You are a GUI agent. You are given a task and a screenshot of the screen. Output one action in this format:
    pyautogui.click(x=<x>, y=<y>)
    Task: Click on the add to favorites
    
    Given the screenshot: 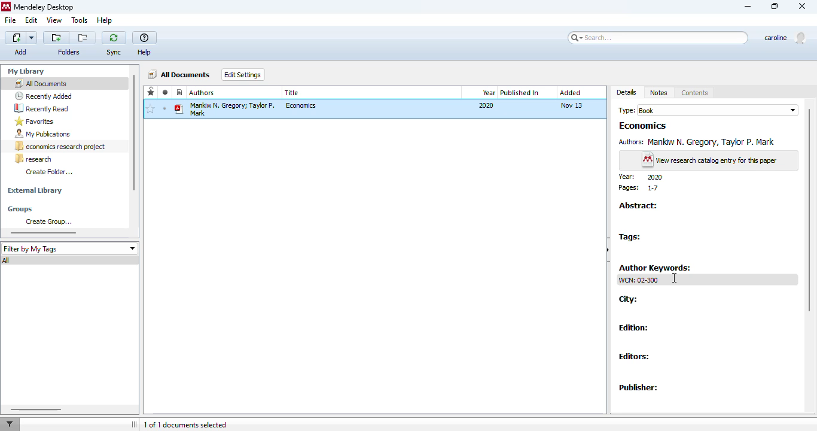 What is the action you would take?
    pyautogui.click(x=151, y=110)
    